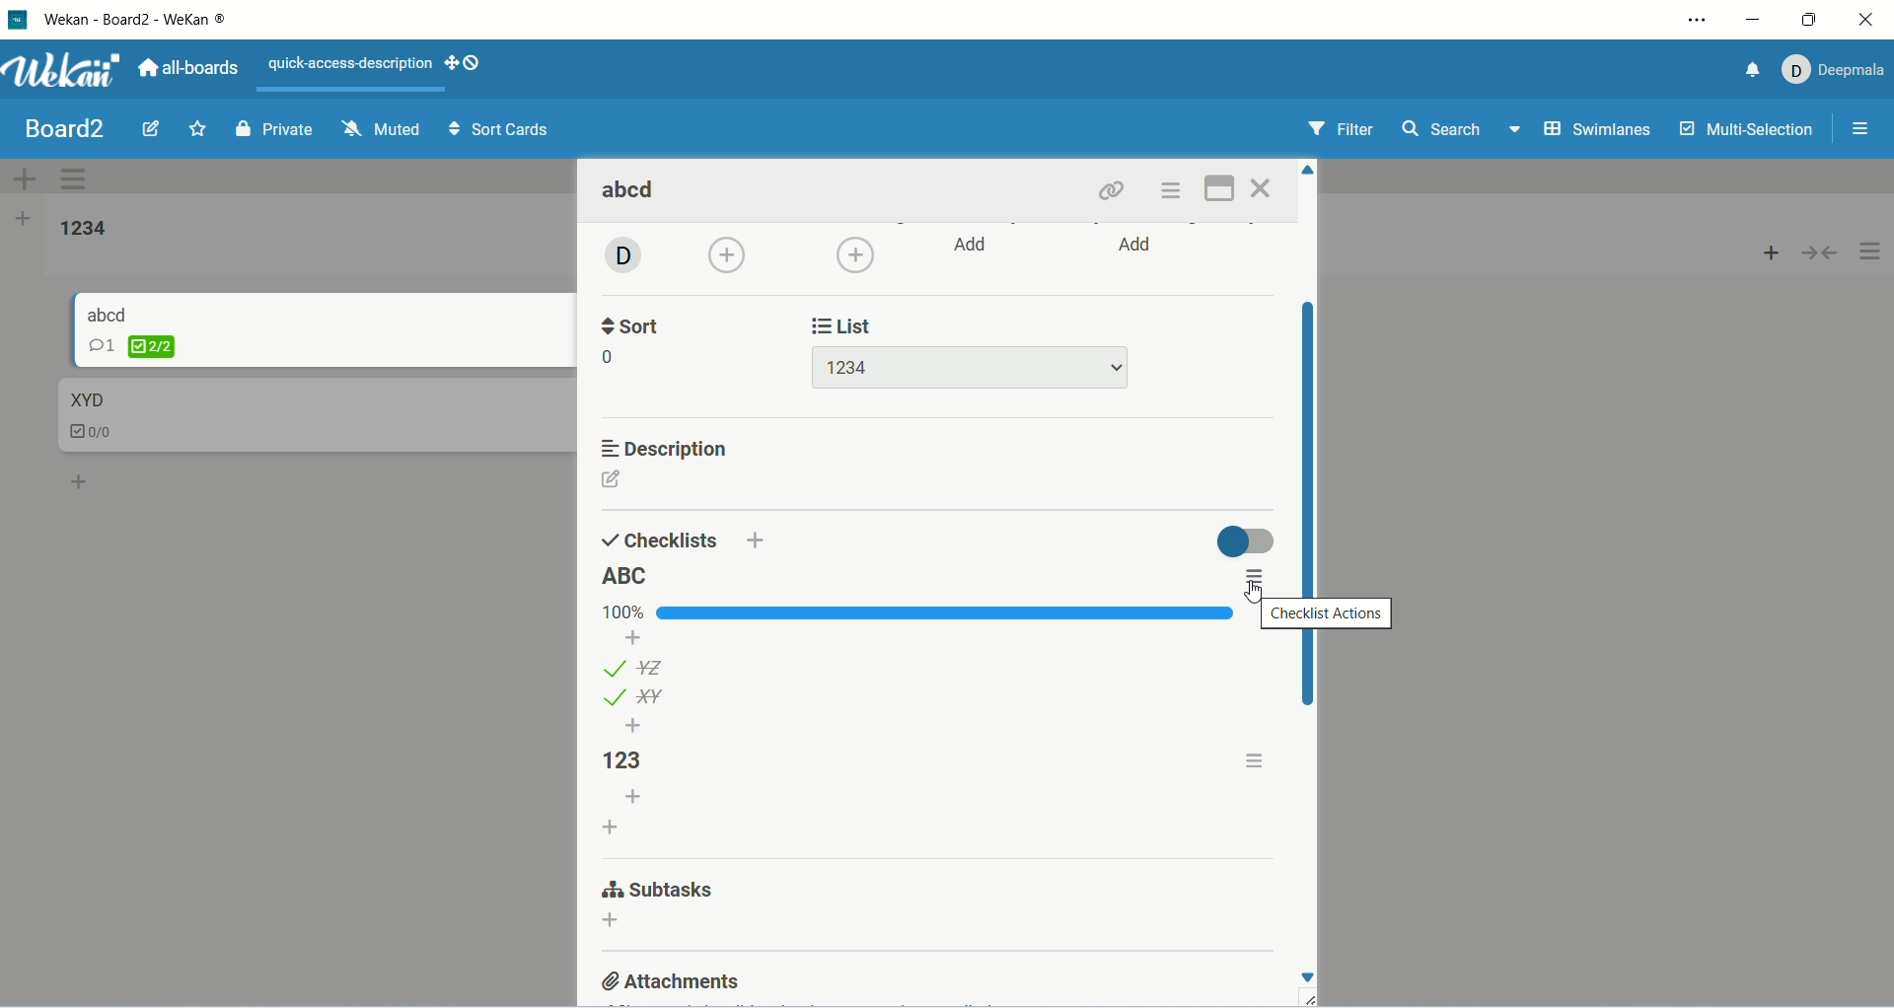  What do you see at coordinates (730, 256) in the screenshot?
I see `add` at bounding box center [730, 256].